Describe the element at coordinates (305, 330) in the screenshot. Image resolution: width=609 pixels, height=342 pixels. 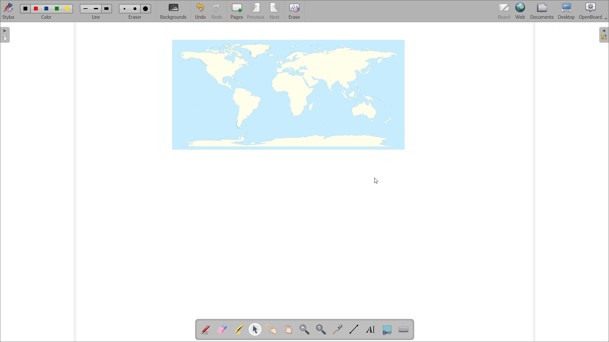
I see `zoom in` at that location.